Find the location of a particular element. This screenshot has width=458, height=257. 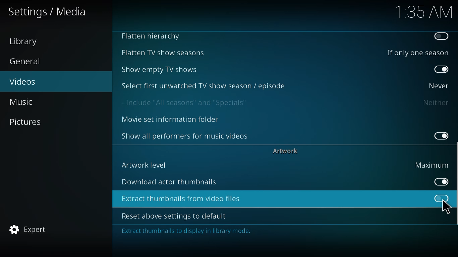

flatten hierarchy is located at coordinates (153, 37).